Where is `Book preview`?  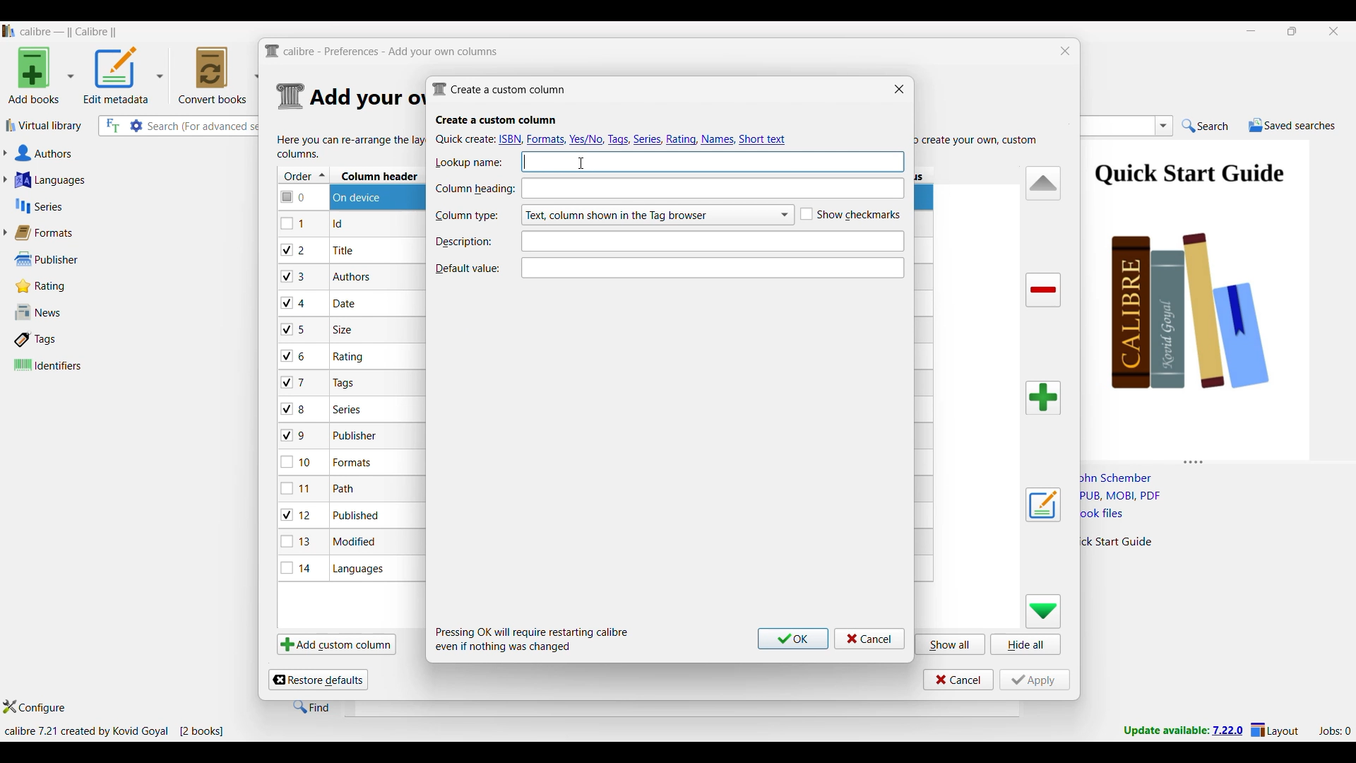
Book preview is located at coordinates (1213, 295).